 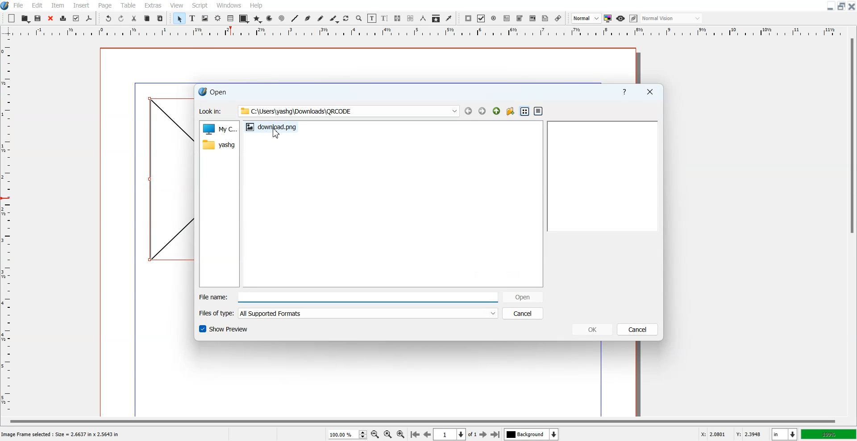 What do you see at coordinates (359, 19) in the screenshot?
I see `Zoom in or Out` at bounding box center [359, 19].